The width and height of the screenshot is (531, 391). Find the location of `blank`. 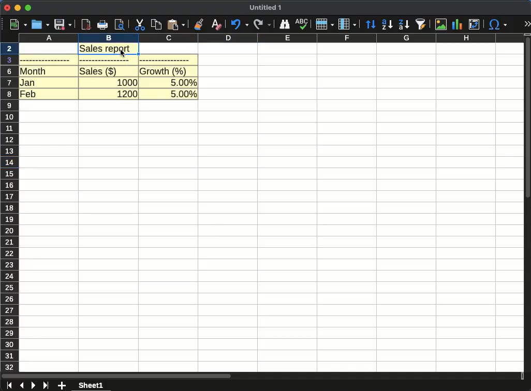

blank is located at coordinates (107, 61).